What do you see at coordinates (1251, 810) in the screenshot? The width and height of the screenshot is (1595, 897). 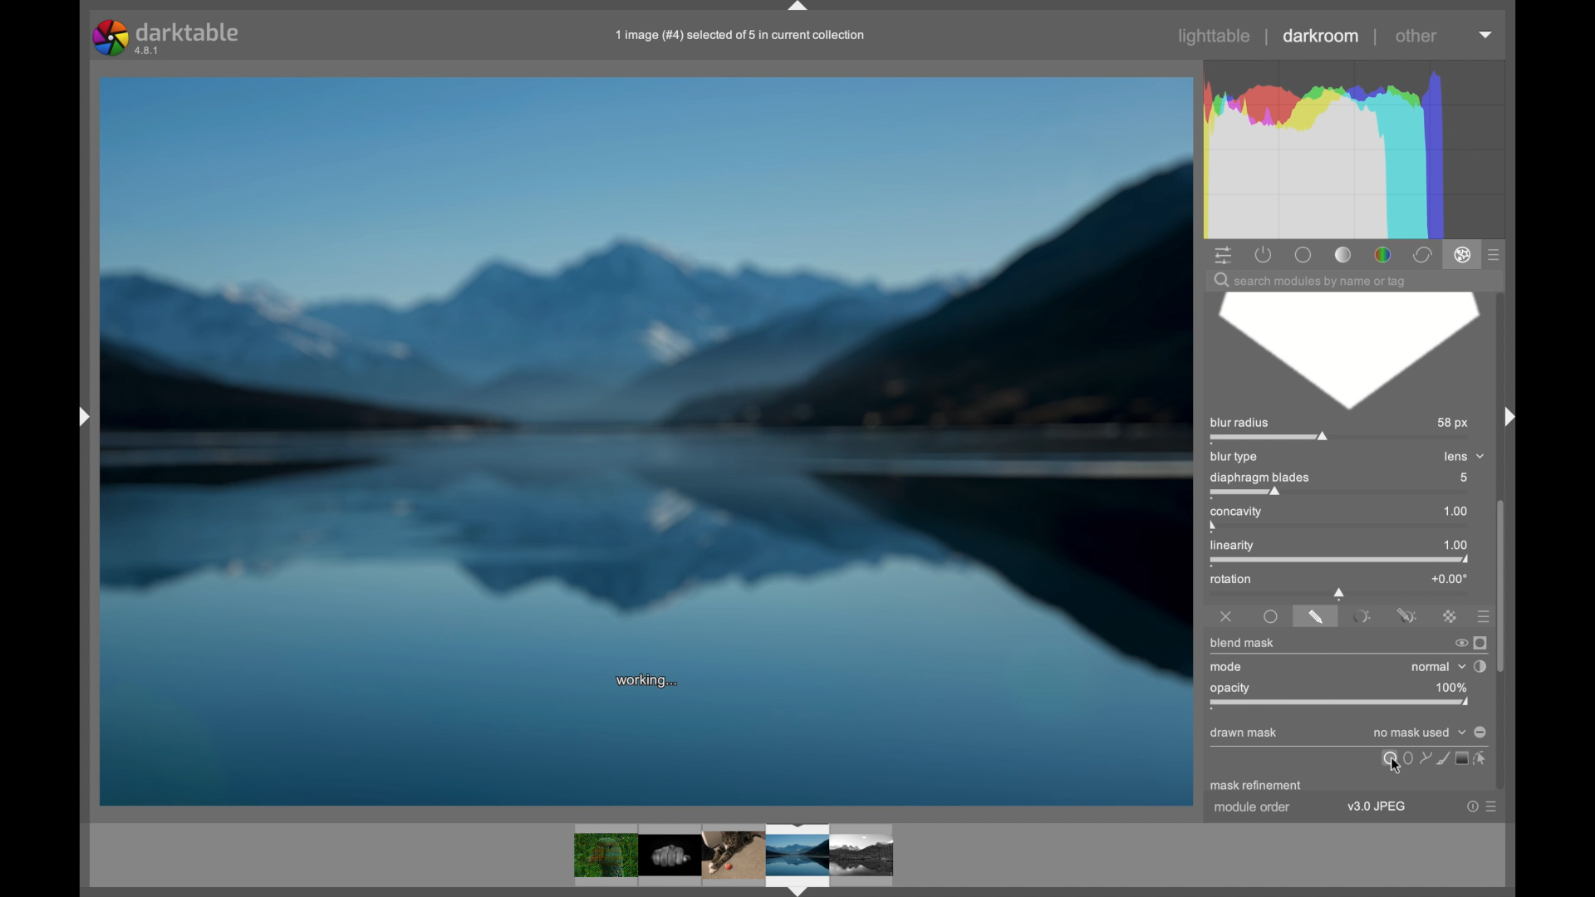 I see `module order` at bounding box center [1251, 810].